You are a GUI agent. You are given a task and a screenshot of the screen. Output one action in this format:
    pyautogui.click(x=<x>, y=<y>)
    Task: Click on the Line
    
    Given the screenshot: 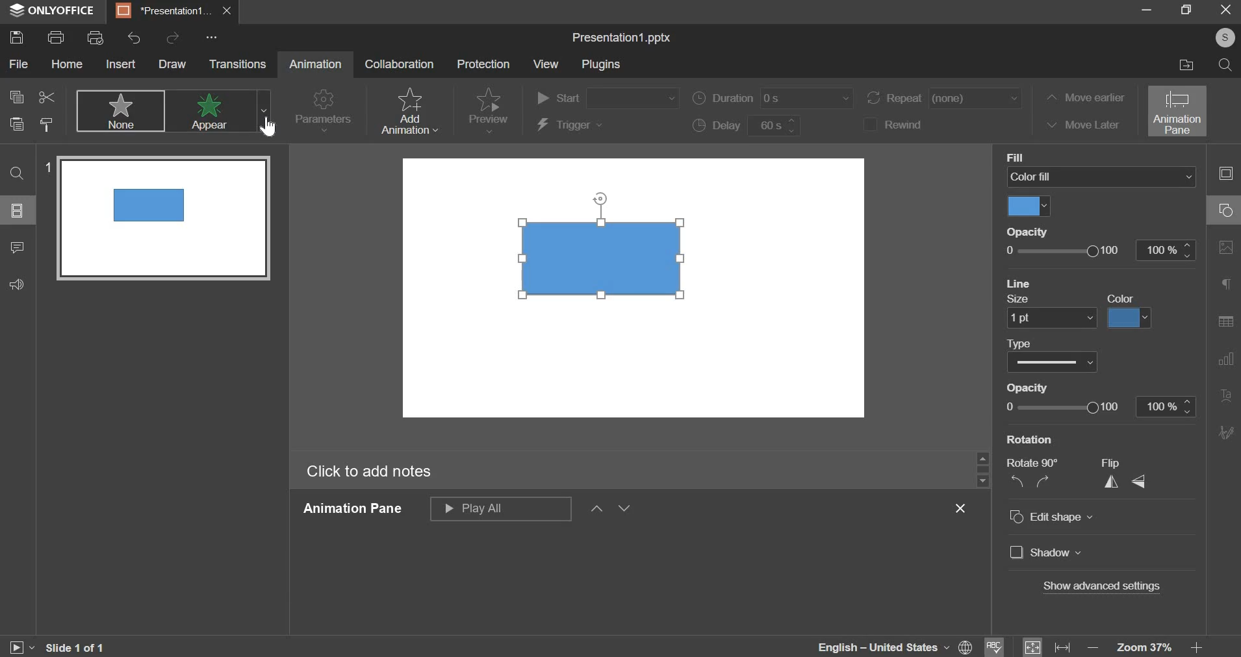 What is the action you would take?
    pyautogui.click(x=1021, y=283)
    